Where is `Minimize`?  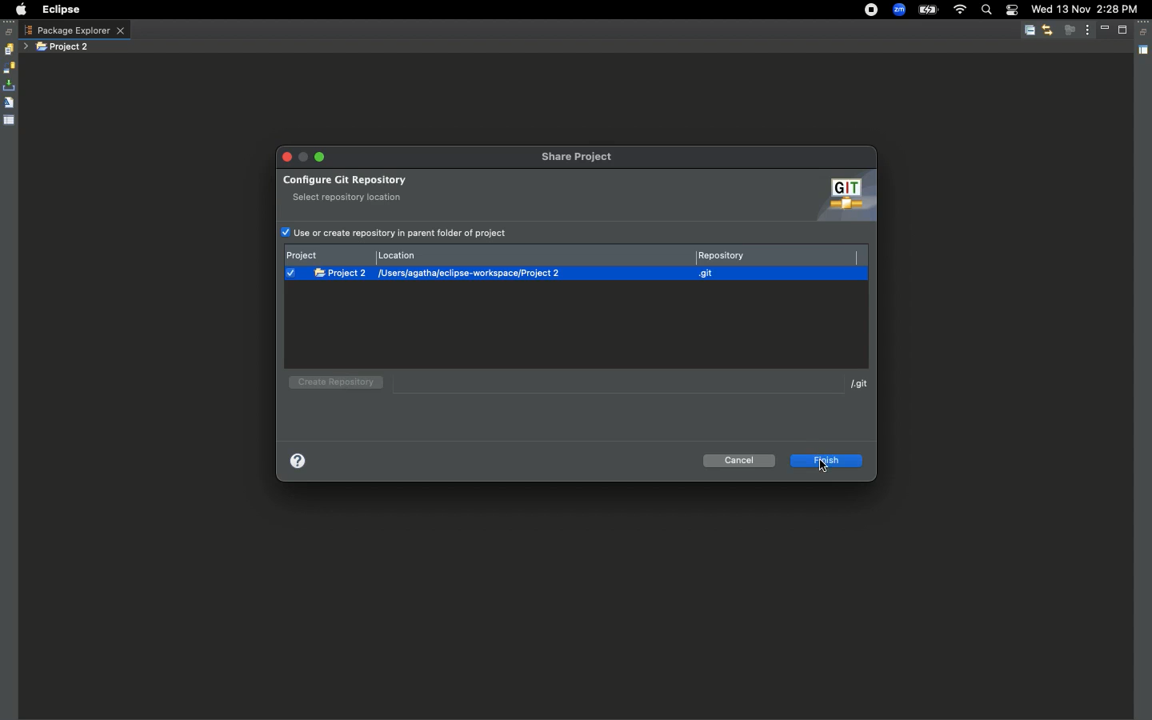 Minimize is located at coordinates (318, 157).